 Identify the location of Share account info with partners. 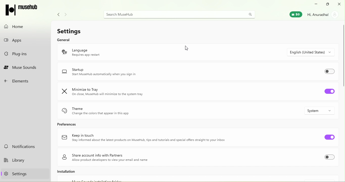
(108, 157).